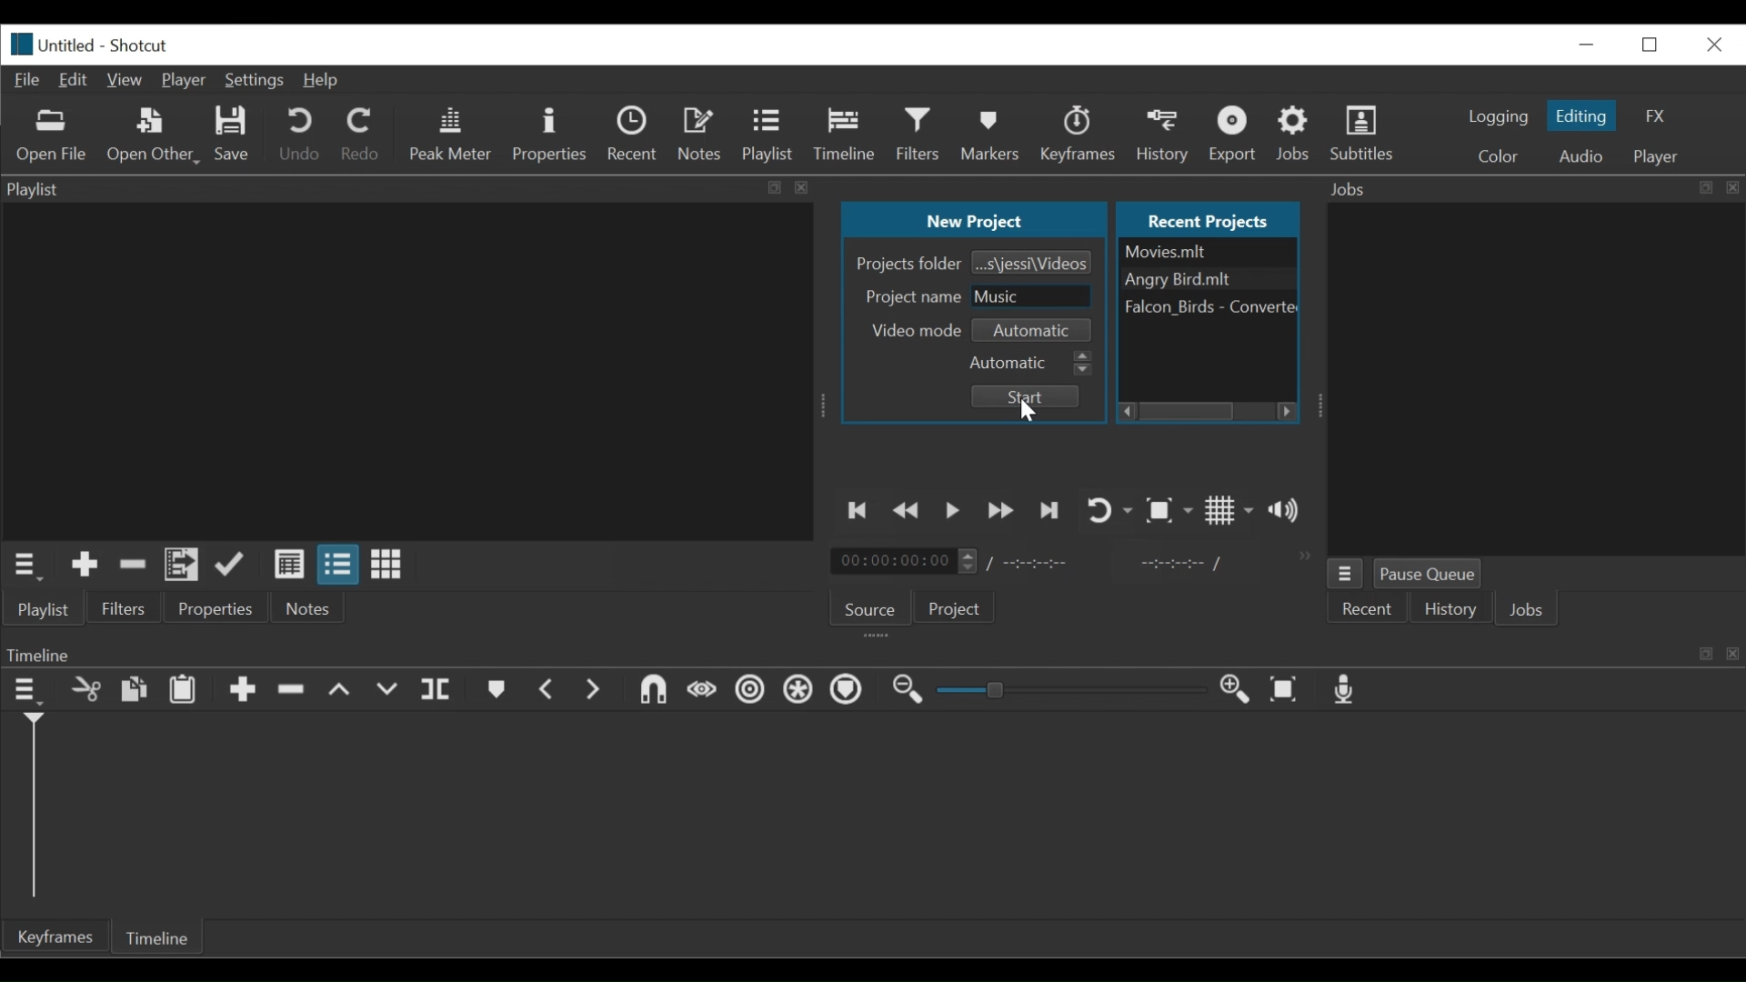 This screenshot has height=982, width=1746. Describe the element at coordinates (1287, 688) in the screenshot. I see `Zoom timeline to fit ` at that location.